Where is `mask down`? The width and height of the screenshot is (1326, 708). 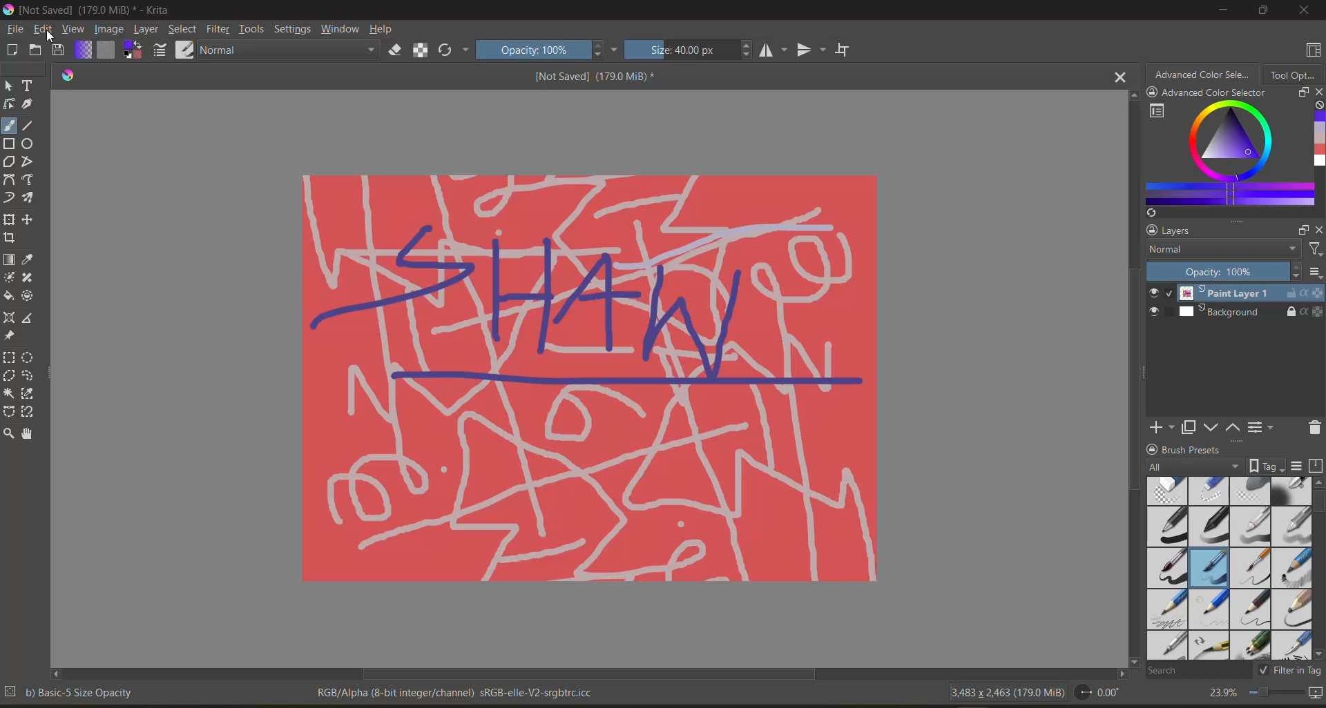 mask down is located at coordinates (1214, 428).